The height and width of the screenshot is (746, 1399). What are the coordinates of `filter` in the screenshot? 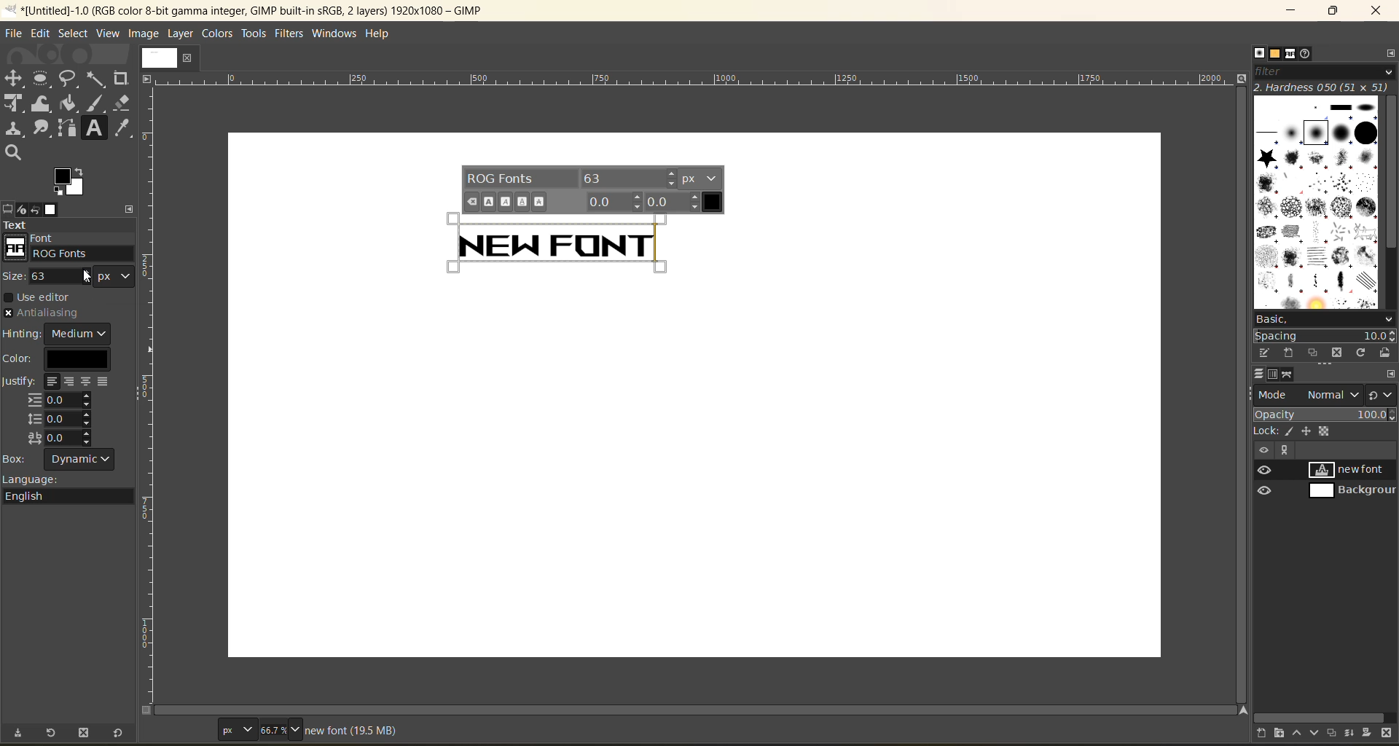 It's located at (1326, 71).